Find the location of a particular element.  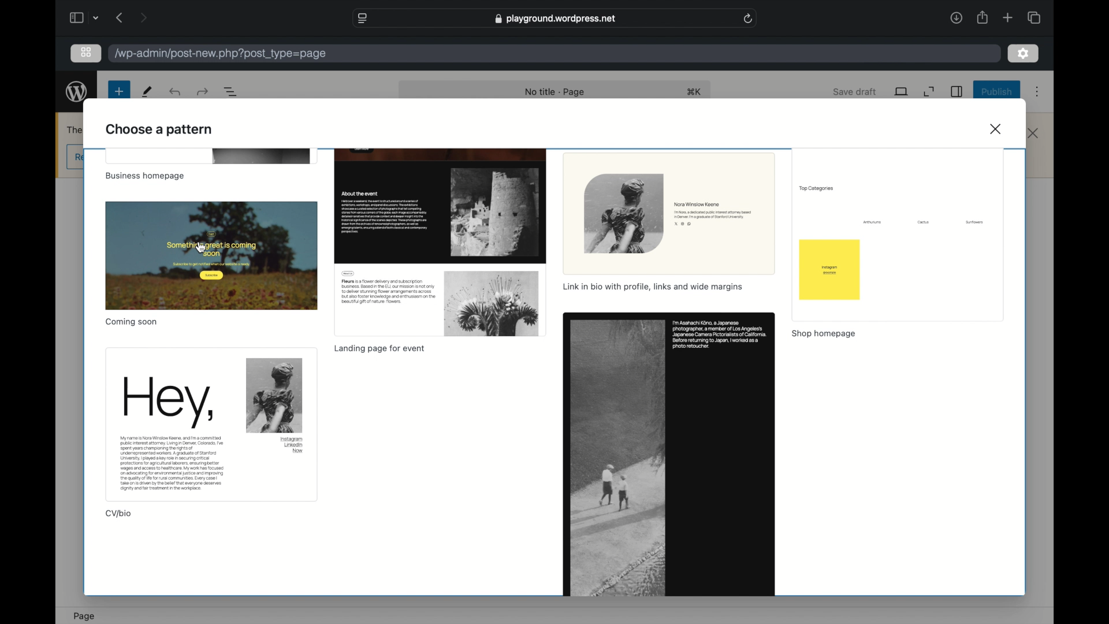

preview is located at coordinates (669, 212).